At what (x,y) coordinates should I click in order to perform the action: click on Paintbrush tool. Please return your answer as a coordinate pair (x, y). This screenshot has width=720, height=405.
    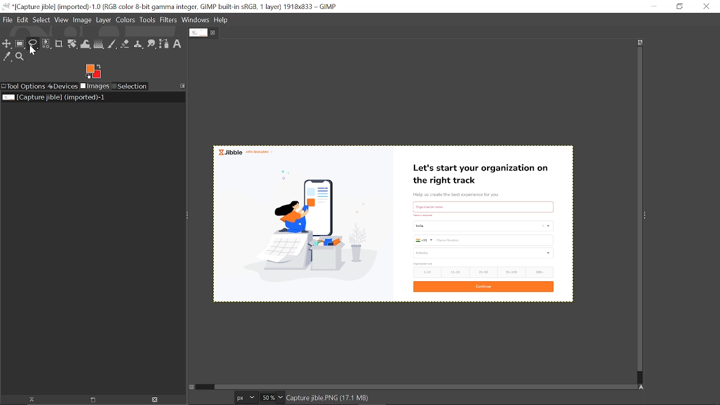
    Looking at the image, I should click on (112, 44).